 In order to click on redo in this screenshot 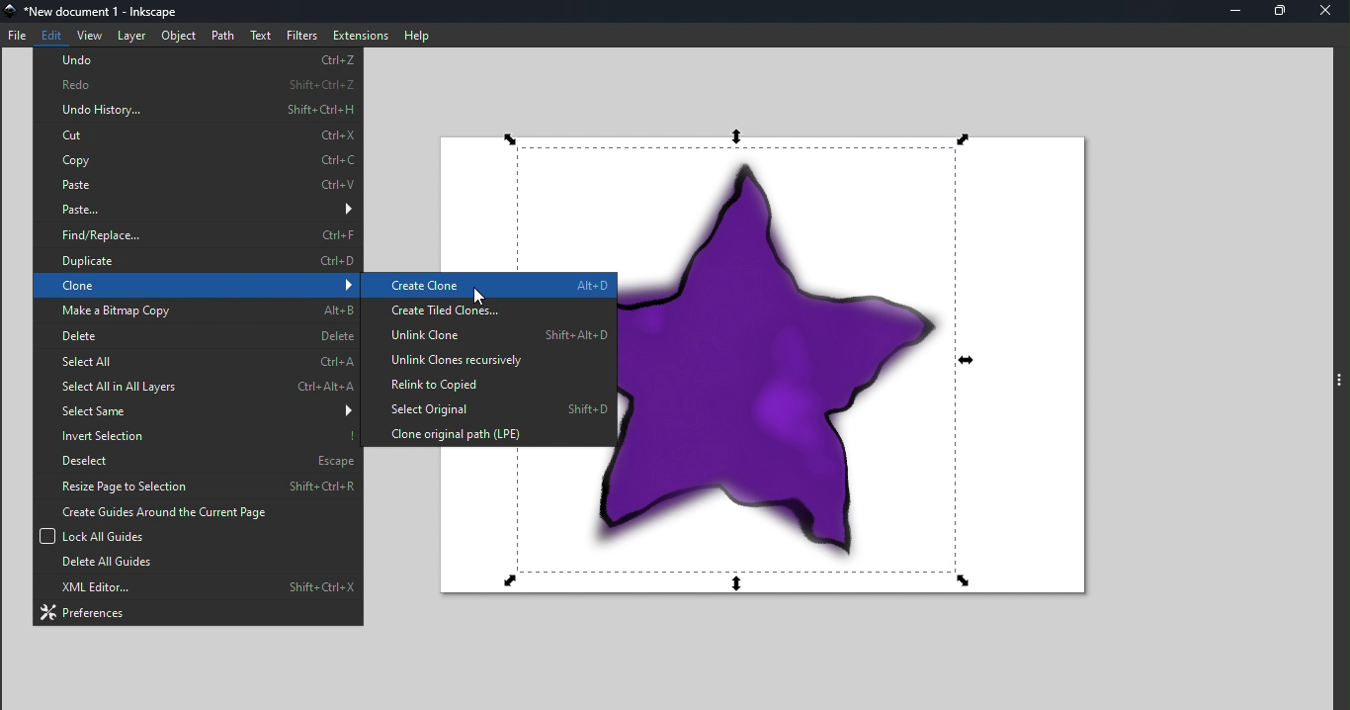, I will do `click(199, 82)`.